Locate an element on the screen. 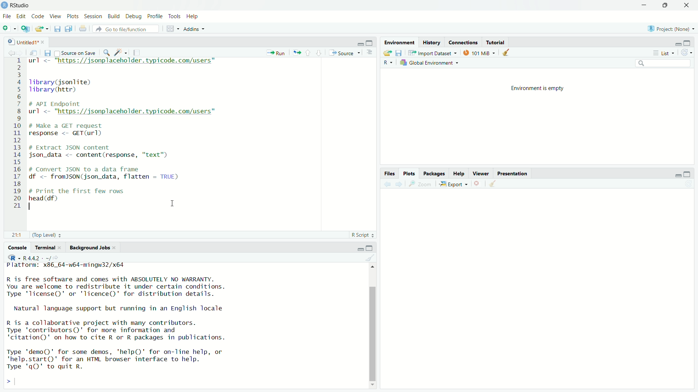 This screenshot has width=698, height=392. Save all open documents is located at coordinates (68, 29).